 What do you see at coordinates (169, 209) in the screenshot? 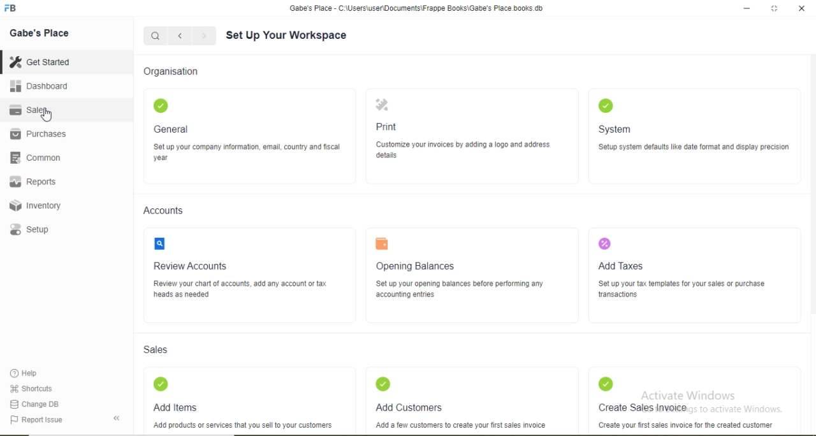
I see `Accounts` at bounding box center [169, 209].